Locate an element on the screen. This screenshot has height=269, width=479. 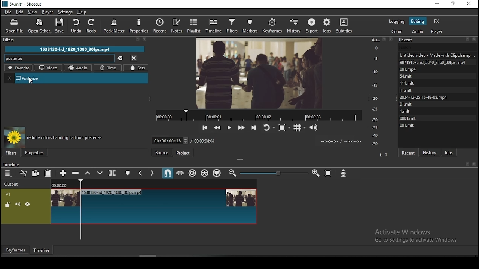
recent is located at coordinates (438, 39).